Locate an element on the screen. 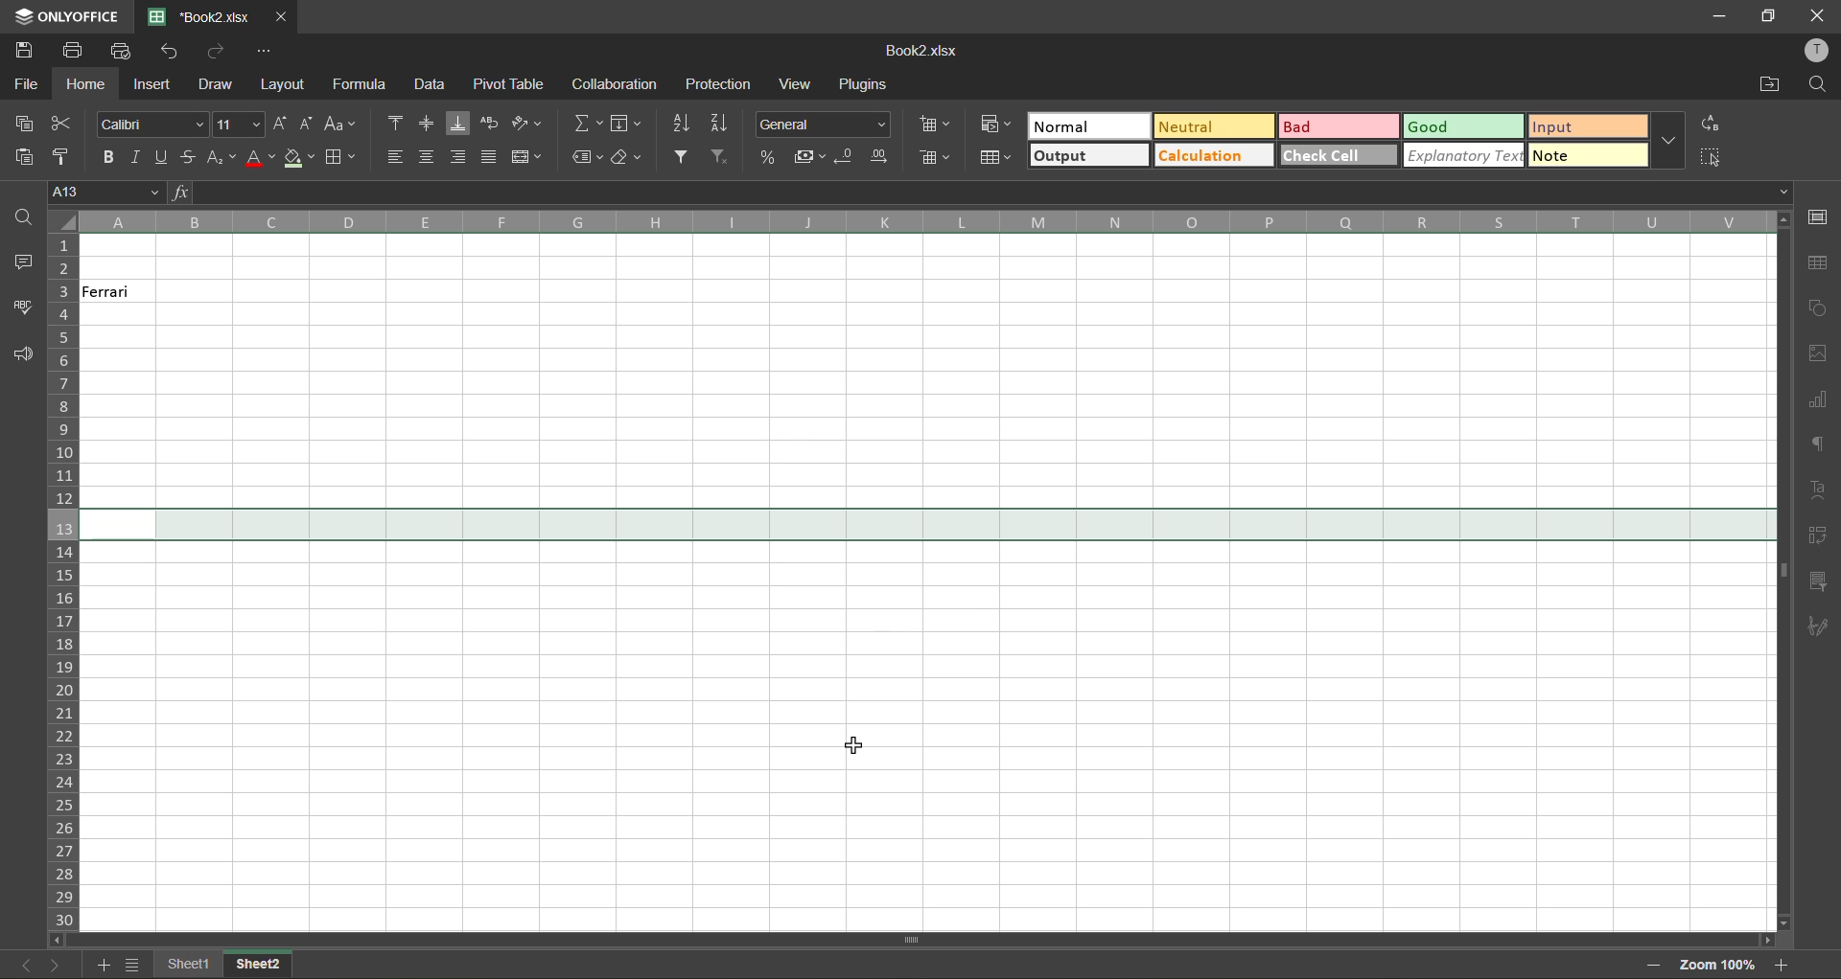 Image resolution: width=1841 pixels, height=979 pixels. increase decimal is located at coordinates (883, 156).